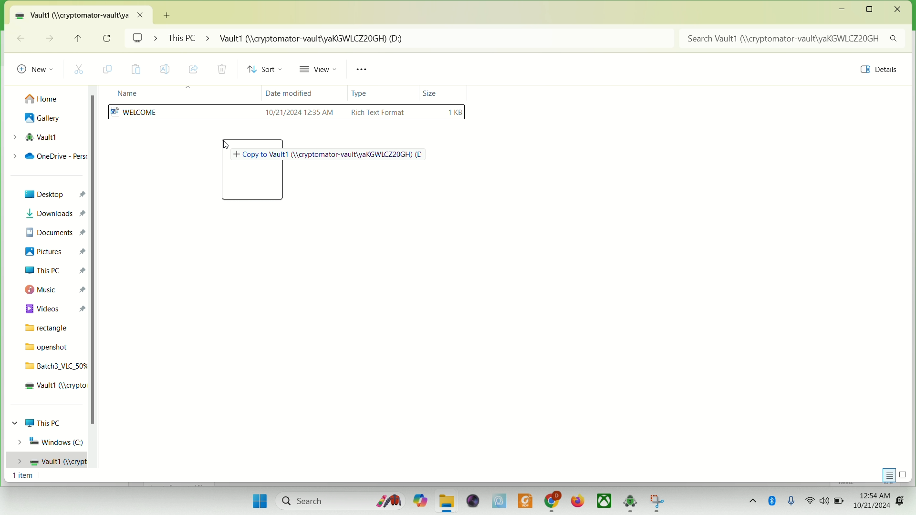 The height and width of the screenshot is (515, 916). I want to click on type, so click(361, 95).